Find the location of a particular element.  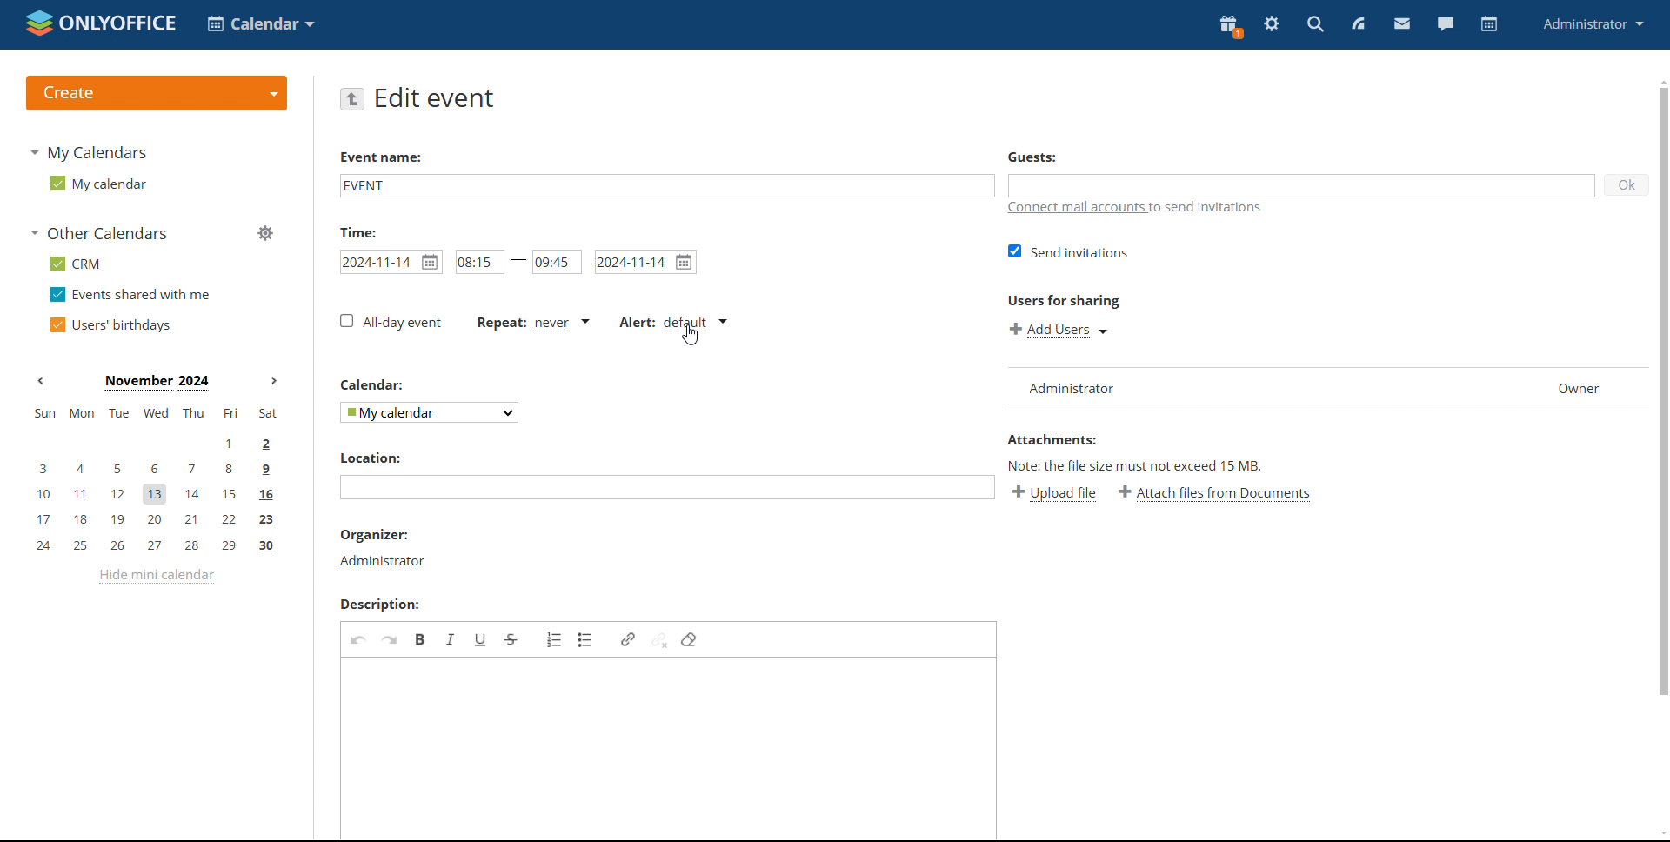

add event name is located at coordinates (667, 185).